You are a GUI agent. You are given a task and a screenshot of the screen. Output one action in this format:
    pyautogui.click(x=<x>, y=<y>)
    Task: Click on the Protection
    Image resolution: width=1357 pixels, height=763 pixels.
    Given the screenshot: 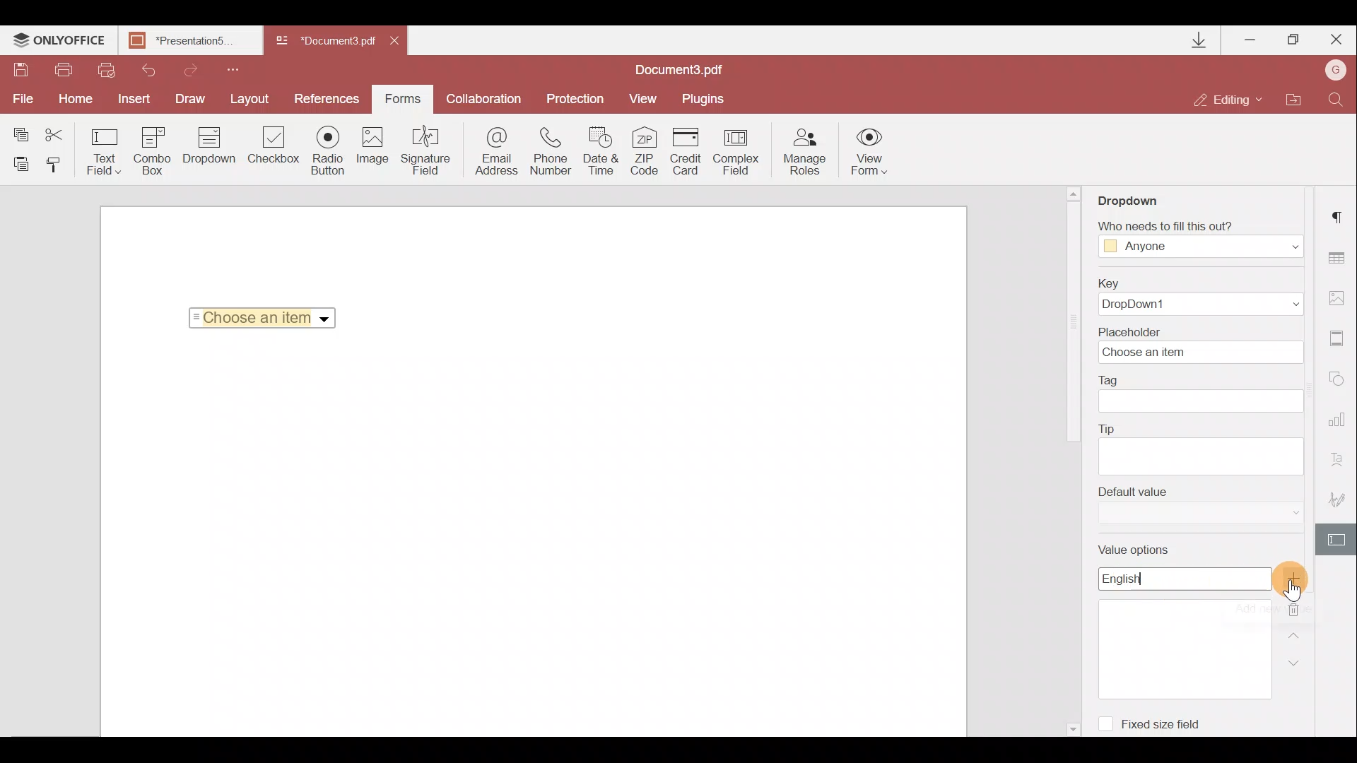 What is the action you would take?
    pyautogui.click(x=573, y=97)
    